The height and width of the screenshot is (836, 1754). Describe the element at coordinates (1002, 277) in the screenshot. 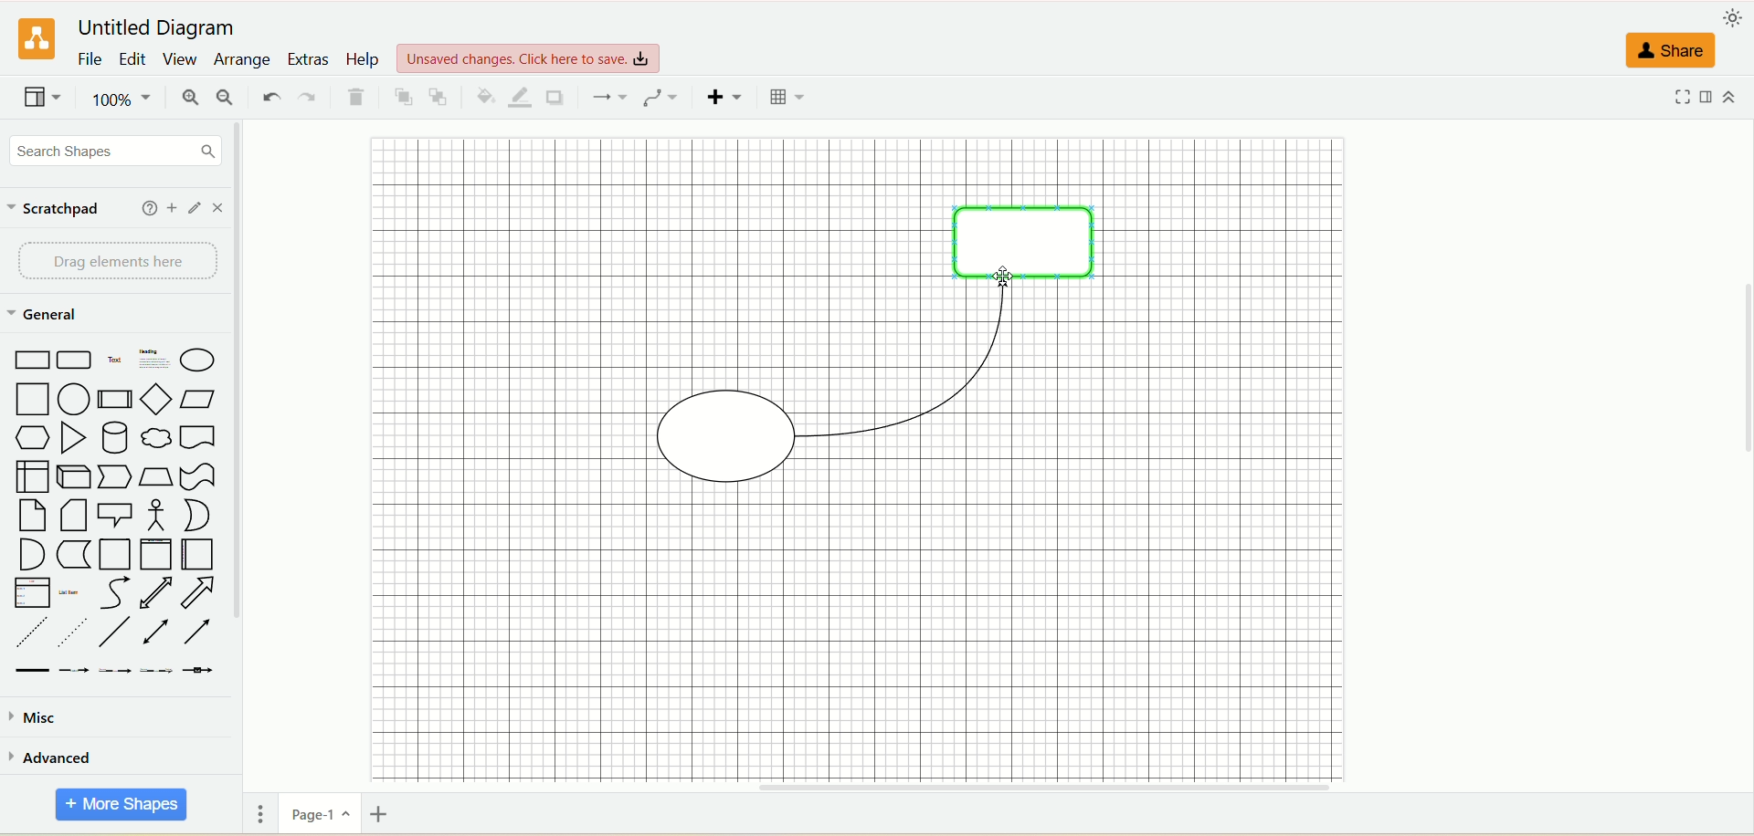

I see `cursor` at that location.